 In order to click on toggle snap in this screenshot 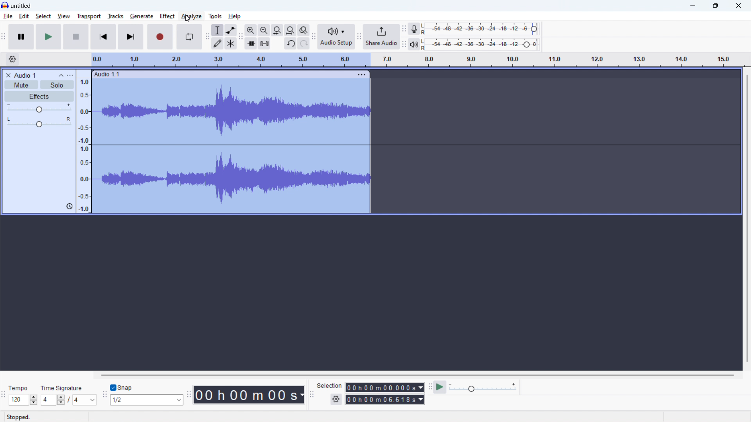, I will do `click(122, 388)`.